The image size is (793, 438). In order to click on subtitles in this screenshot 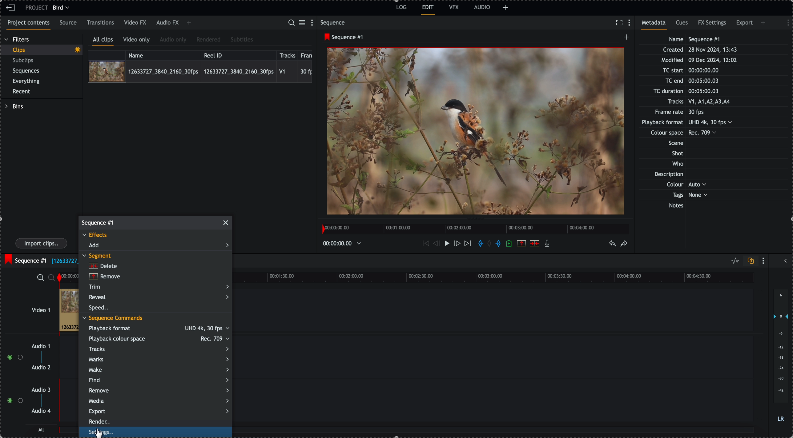, I will do `click(242, 40)`.